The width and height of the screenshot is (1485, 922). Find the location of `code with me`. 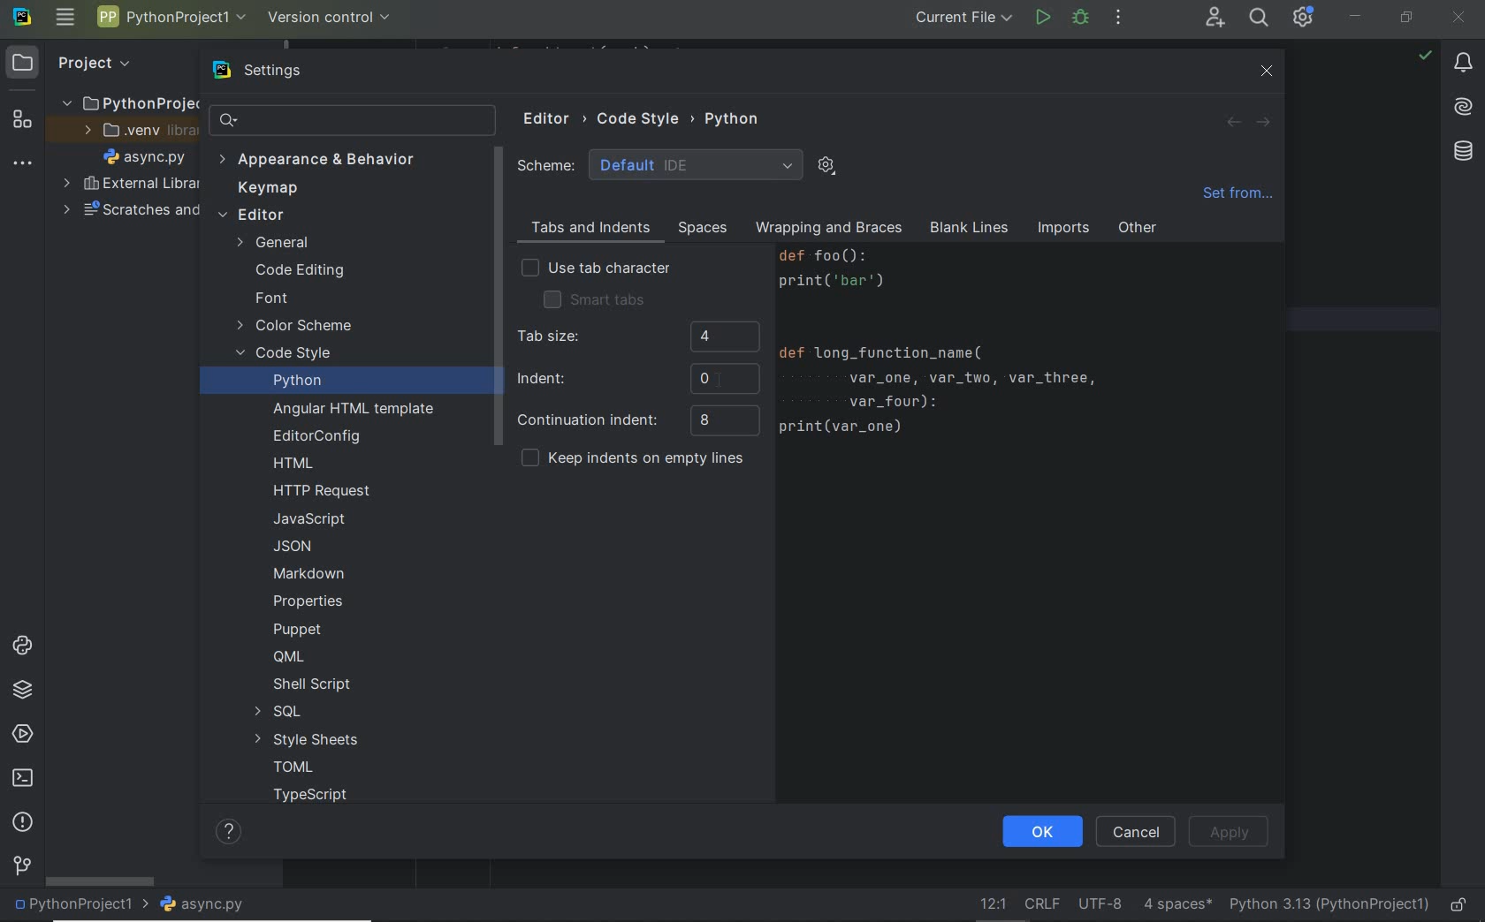

code with me is located at coordinates (1215, 20).